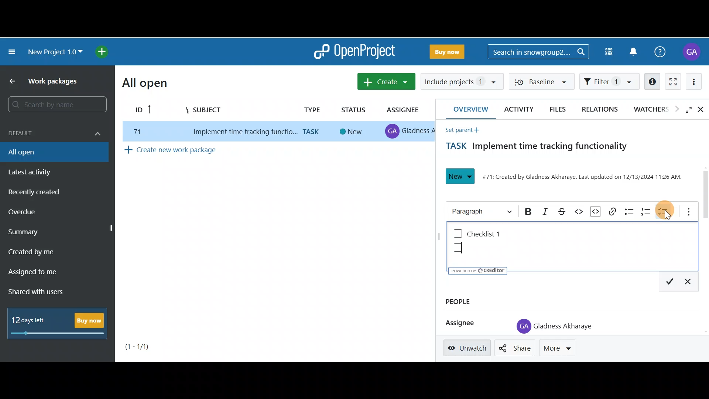 Image resolution: width=709 pixels, height=399 pixels. Describe the element at coordinates (48, 81) in the screenshot. I see `Work packages` at that location.